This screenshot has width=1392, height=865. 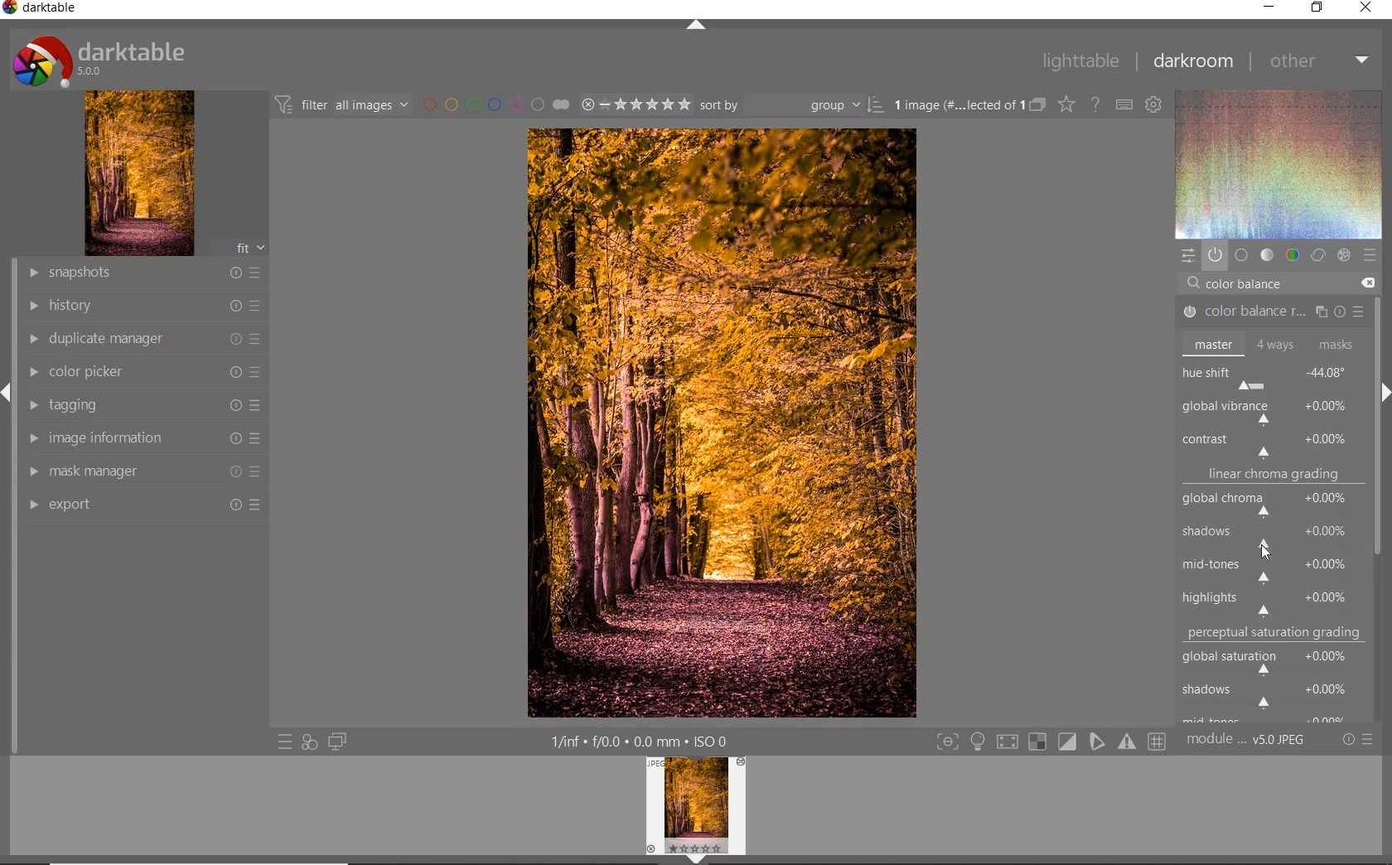 What do you see at coordinates (1274, 660) in the screenshot?
I see `global saturation` at bounding box center [1274, 660].